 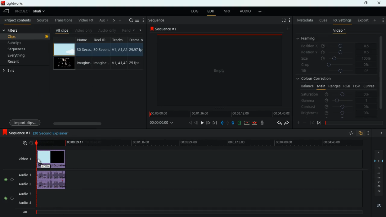 What do you see at coordinates (298, 123) in the screenshot?
I see `more` at bounding box center [298, 123].